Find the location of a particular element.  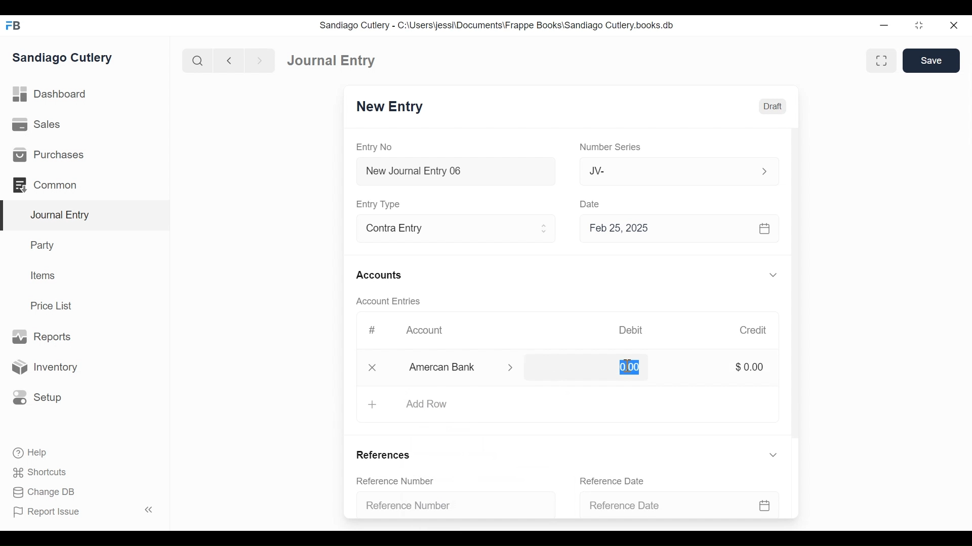

Sandiago Cutlery is located at coordinates (64, 58).